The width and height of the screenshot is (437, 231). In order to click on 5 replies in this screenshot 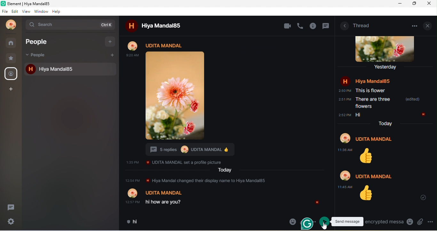, I will do `click(163, 150)`.